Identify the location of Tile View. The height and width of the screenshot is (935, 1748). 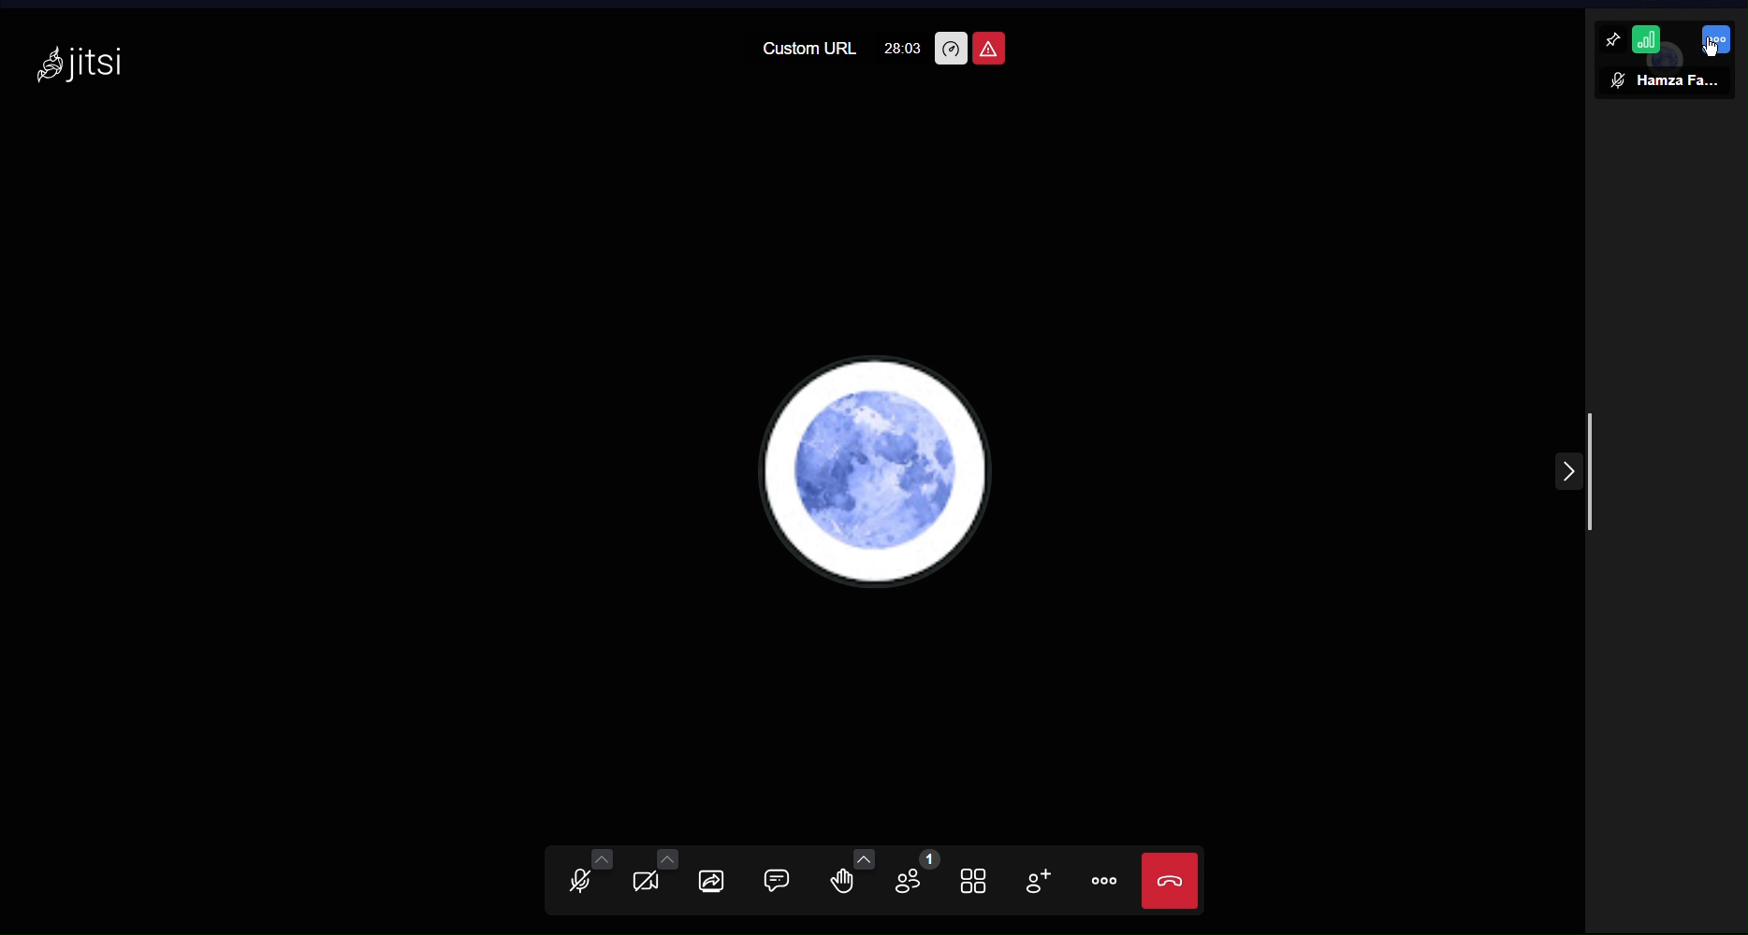
(982, 879).